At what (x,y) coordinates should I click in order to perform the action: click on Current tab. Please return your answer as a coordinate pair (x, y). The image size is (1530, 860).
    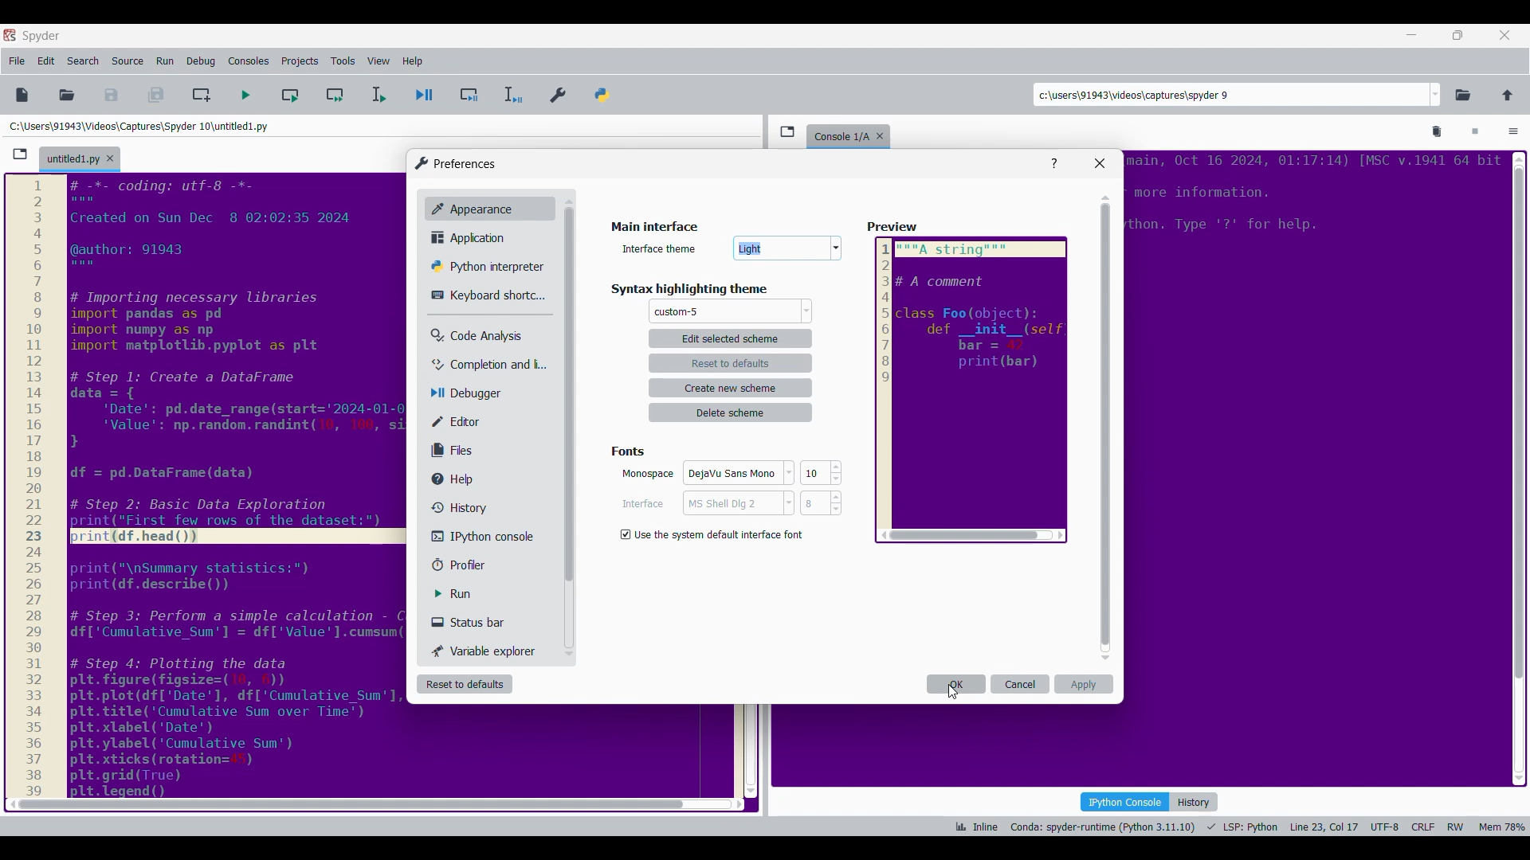
    Looking at the image, I should click on (73, 160).